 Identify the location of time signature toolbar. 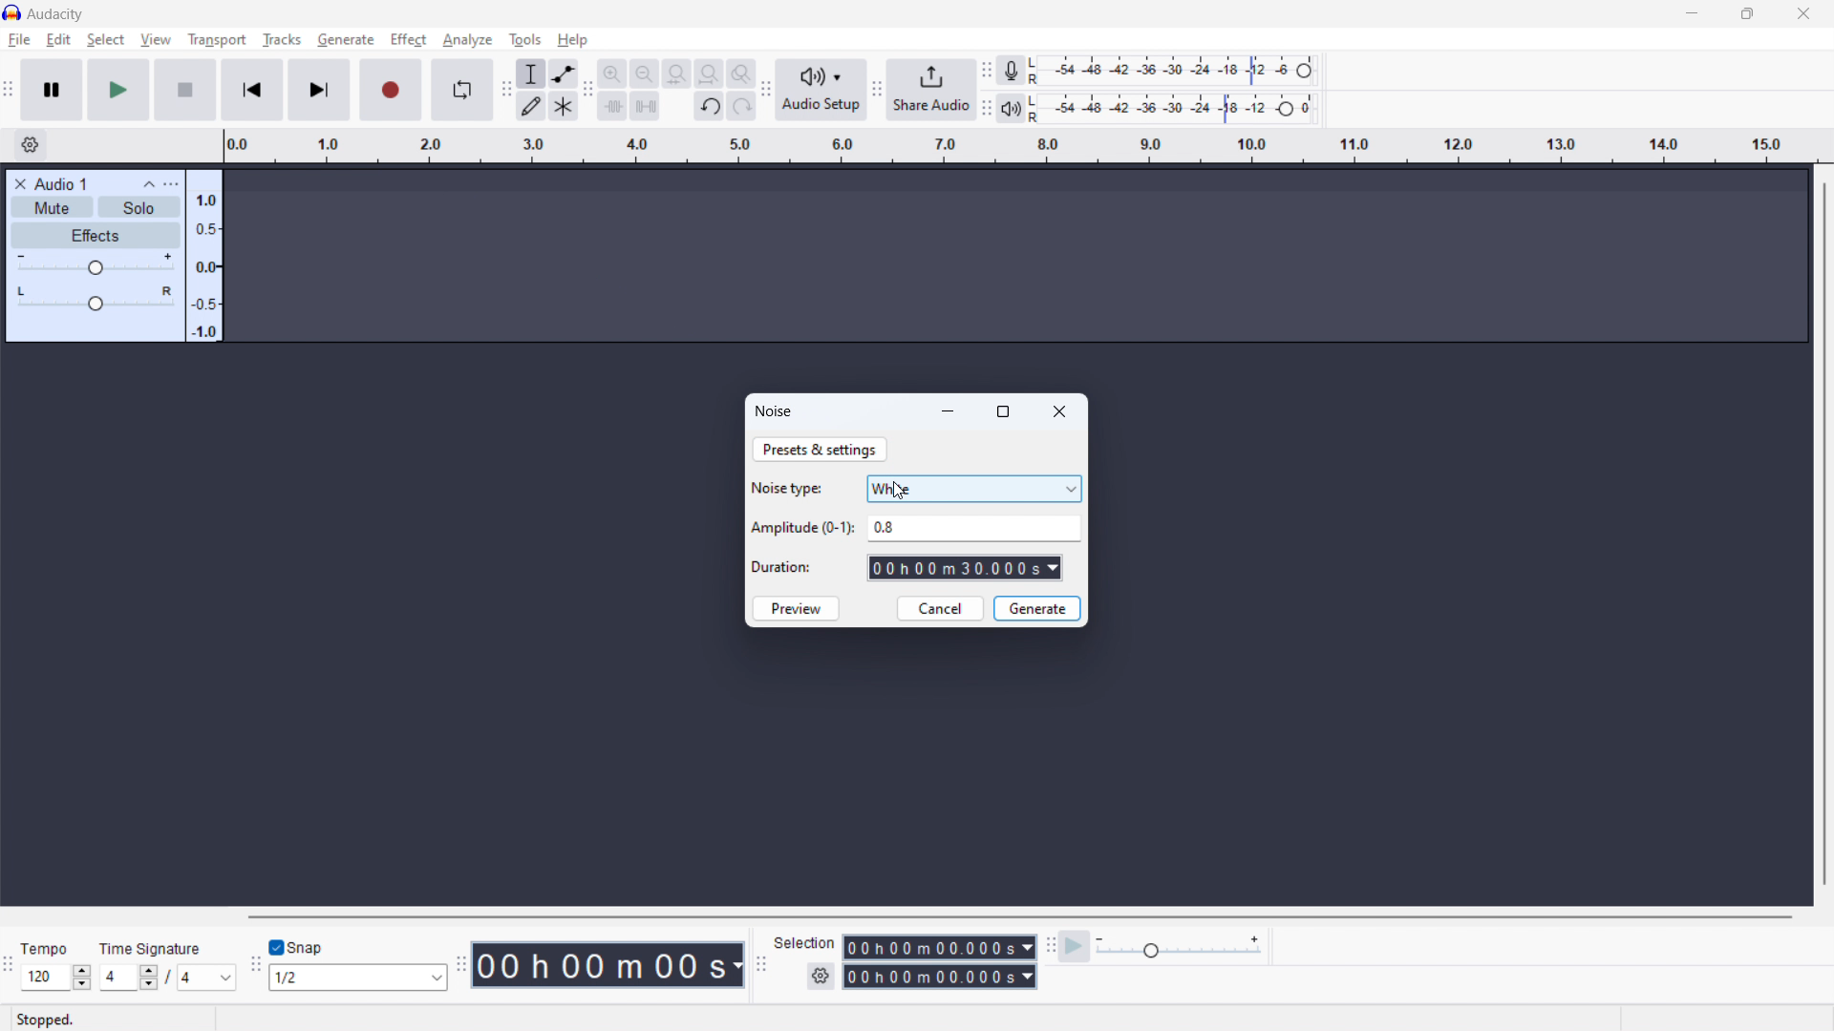
(10, 967).